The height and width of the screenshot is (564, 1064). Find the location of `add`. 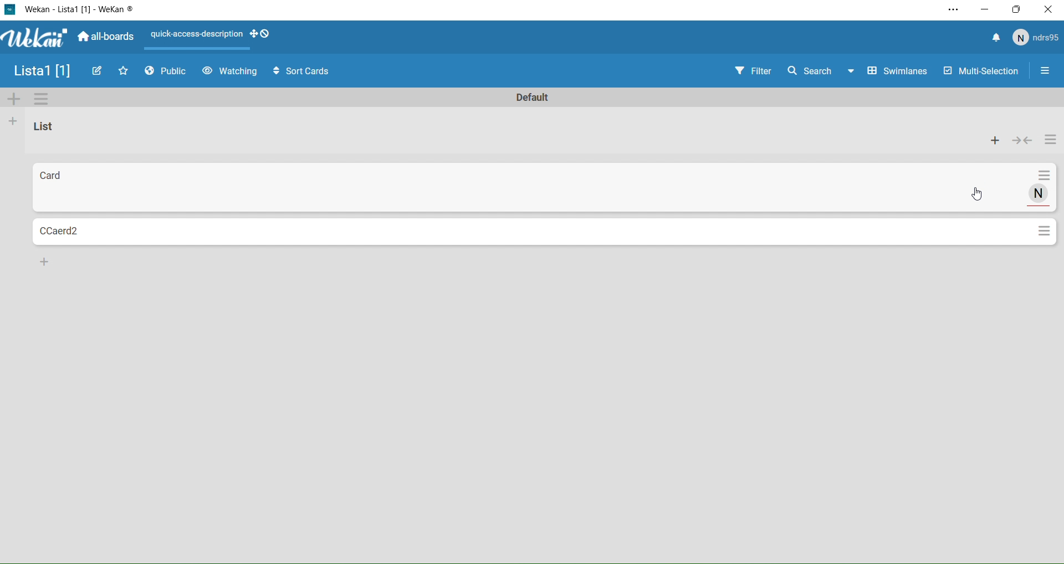

add is located at coordinates (9, 100).